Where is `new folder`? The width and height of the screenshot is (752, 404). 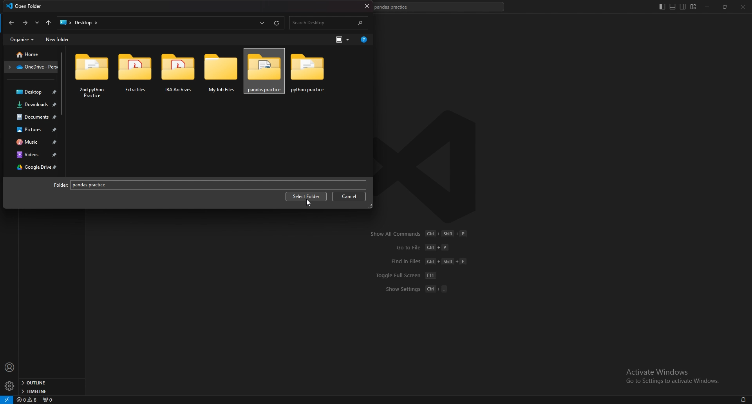
new folder is located at coordinates (59, 39).